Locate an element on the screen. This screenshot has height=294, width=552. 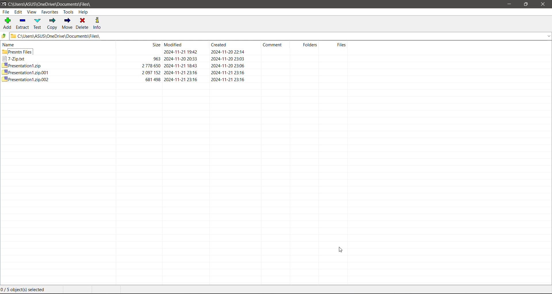
Current Selection is located at coordinates (25, 290).